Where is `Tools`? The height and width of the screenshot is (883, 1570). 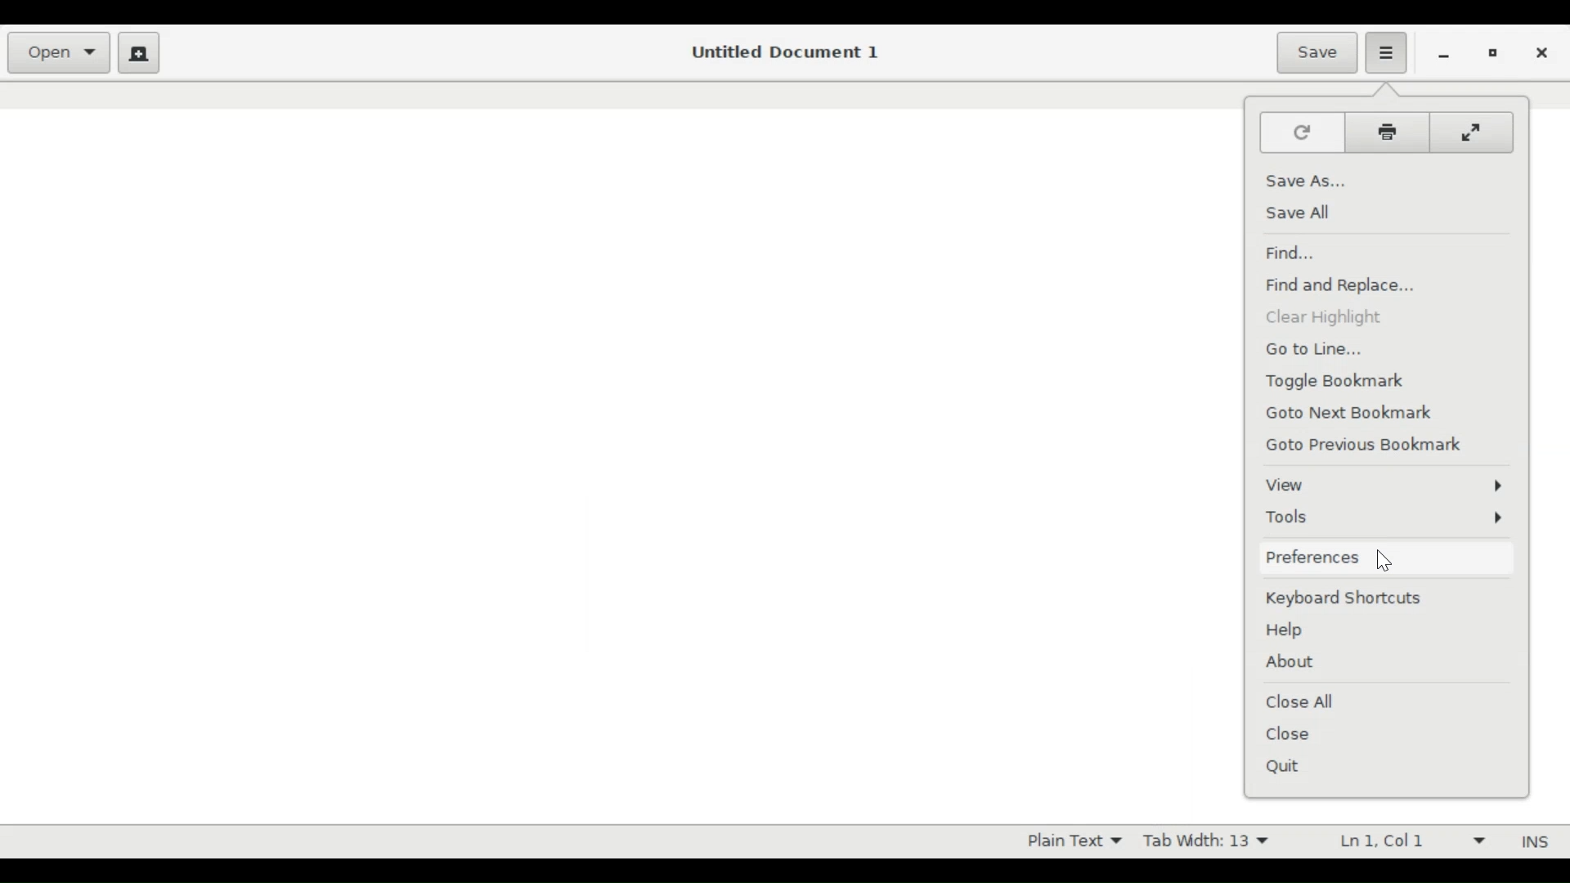
Tools is located at coordinates (1386, 518).